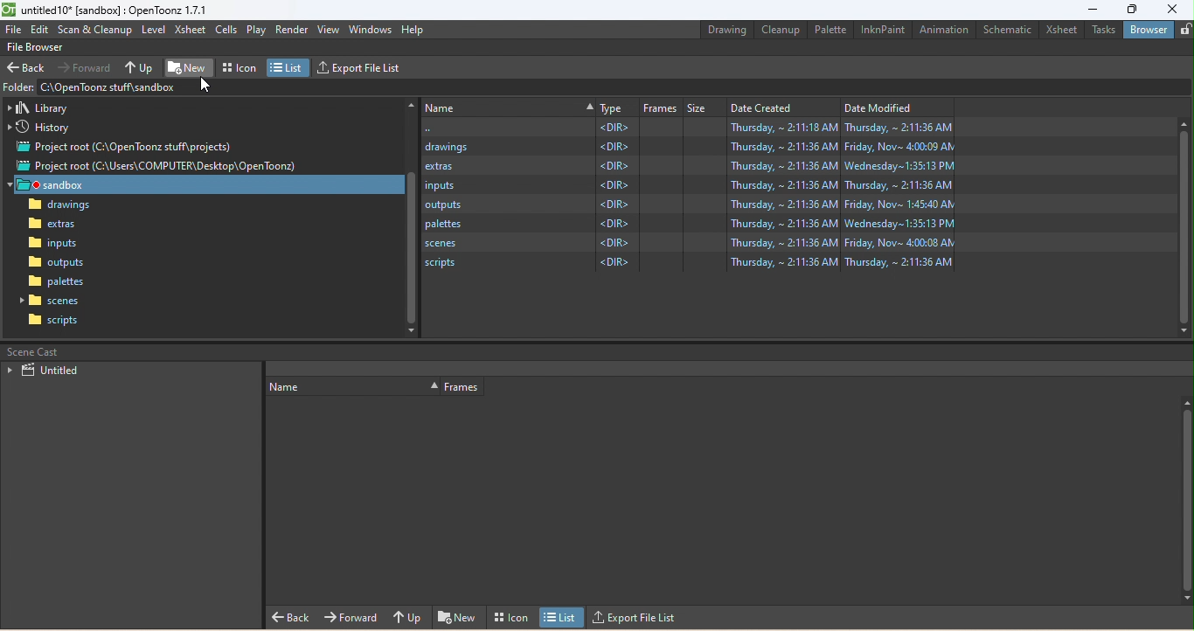 The width and height of the screenshot is (1194, 631). Describe the element at coordinates (1185, 497) in the screenshot. I see `Vertical scrol bar` at that location.